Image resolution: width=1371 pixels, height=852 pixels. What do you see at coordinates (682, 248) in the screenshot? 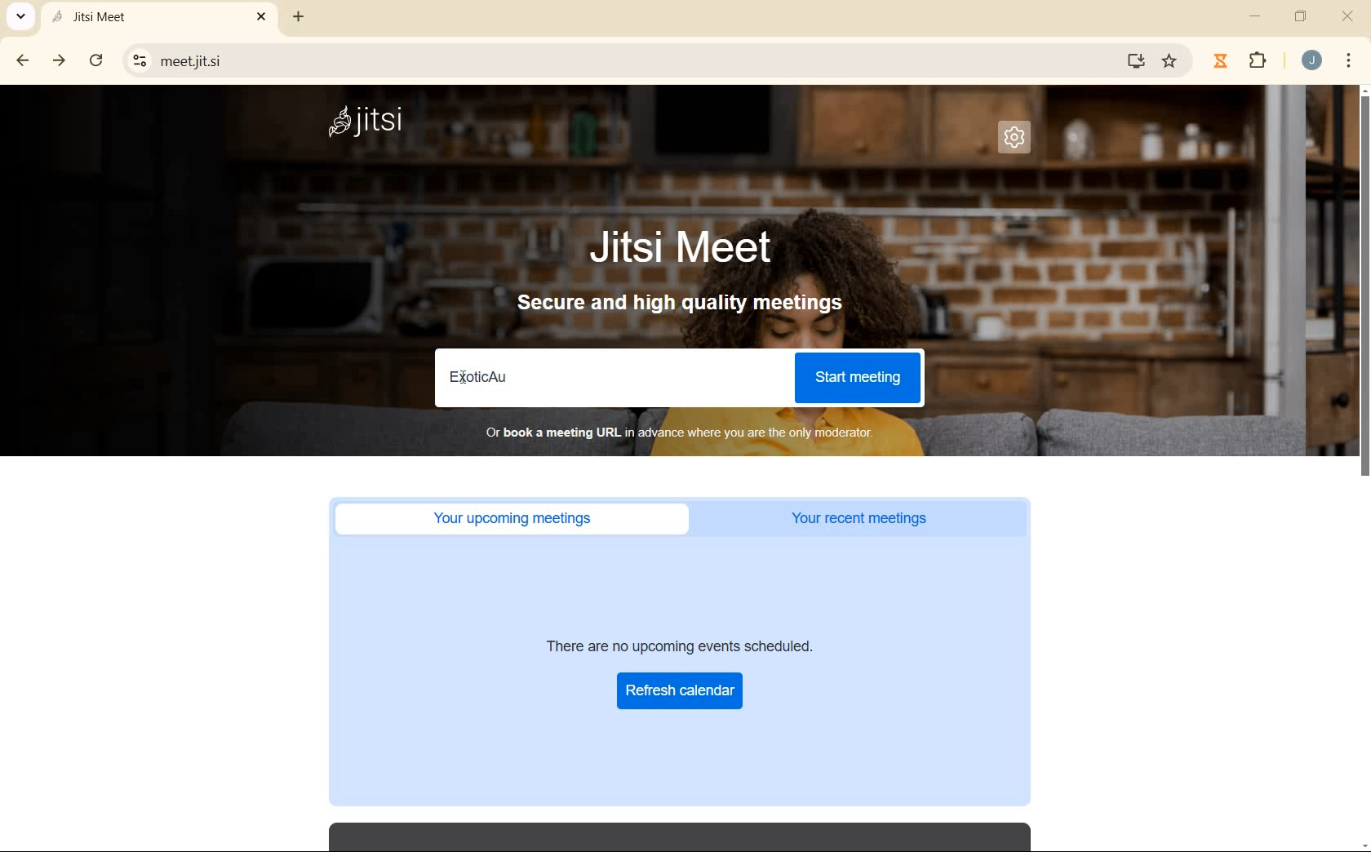
I see `Jitsi Meet` at bounding box center [682, 248].